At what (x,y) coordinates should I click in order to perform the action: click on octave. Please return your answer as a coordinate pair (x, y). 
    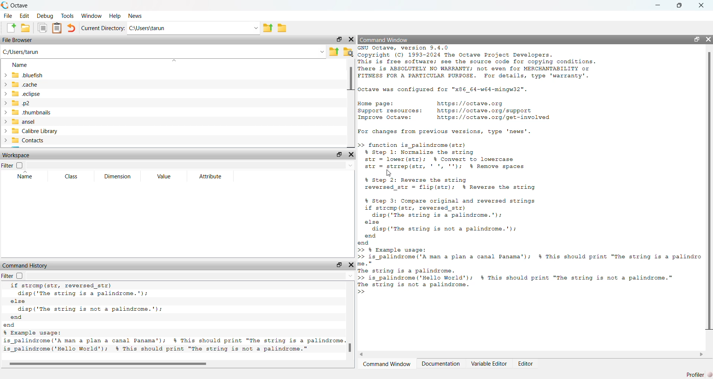
    Looking at the image, I should click on (23, 4).